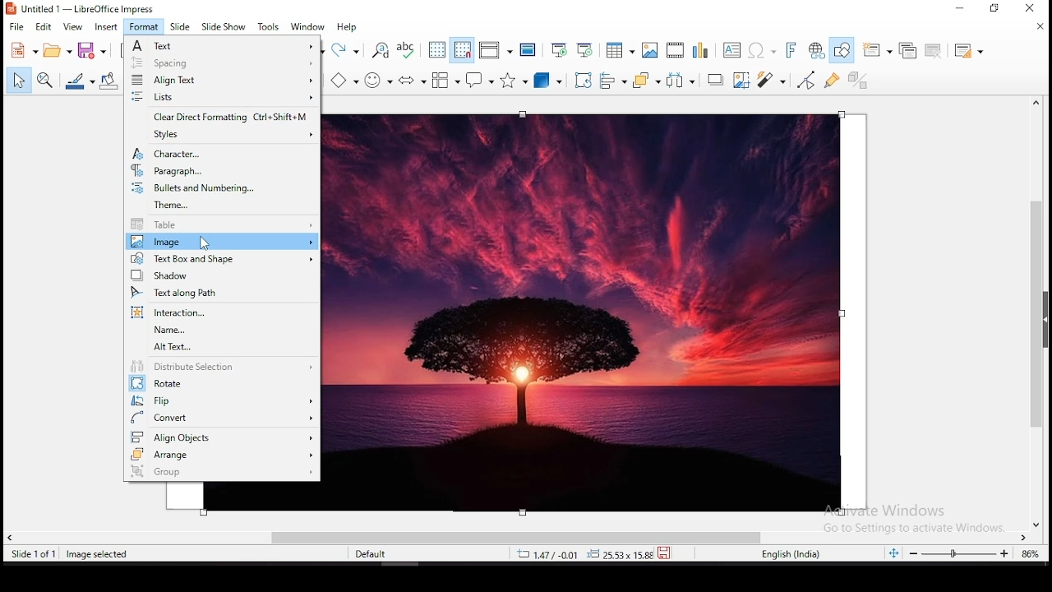  Describe the element at coordinates (144, 26) in the screenshot. I see `format` at that location.